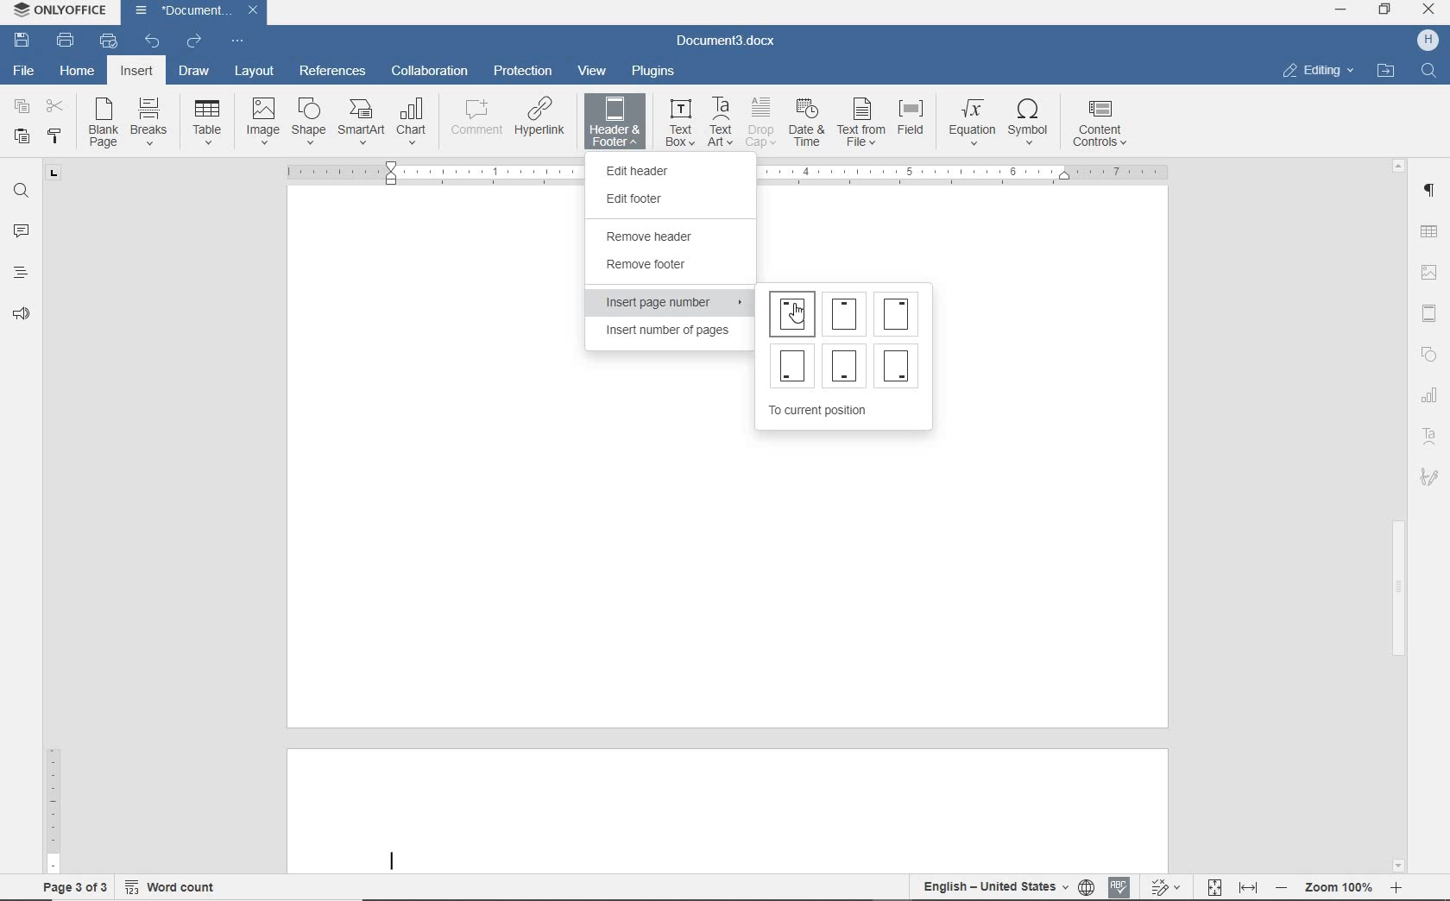 The image size is (1450, 901). Describe the element at coordinates (1342, 11) in the screenshot. I see `MINIMIZE` at that location.